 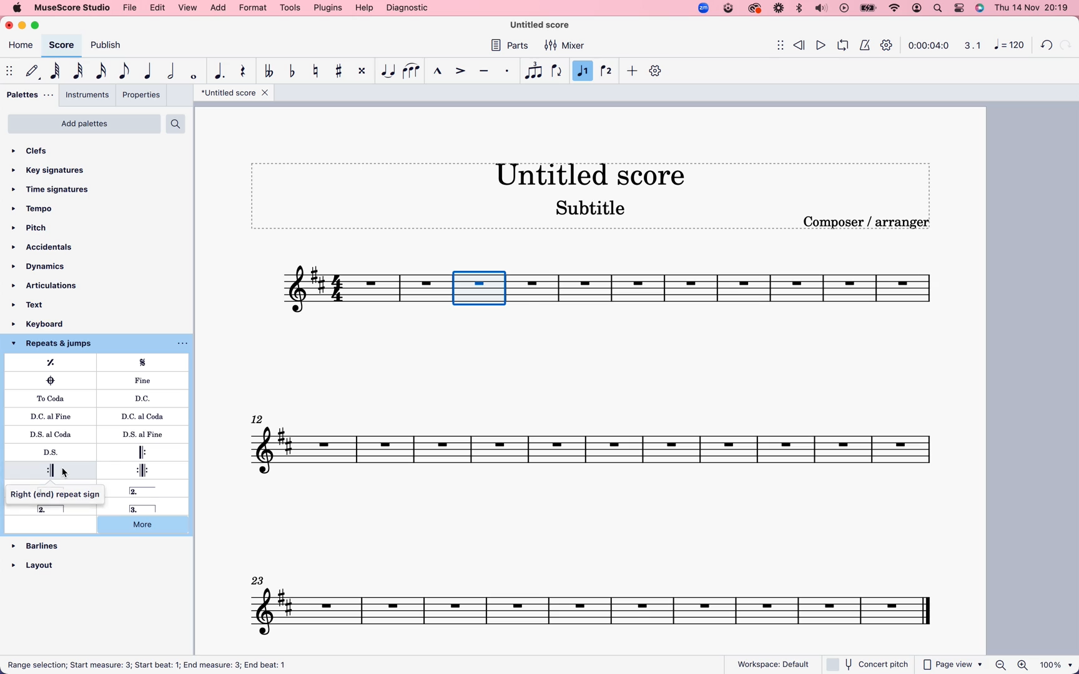 What do you see at coordinates (363, 8) in the screenshot?
I see `help` at bounding box center [363, 8].